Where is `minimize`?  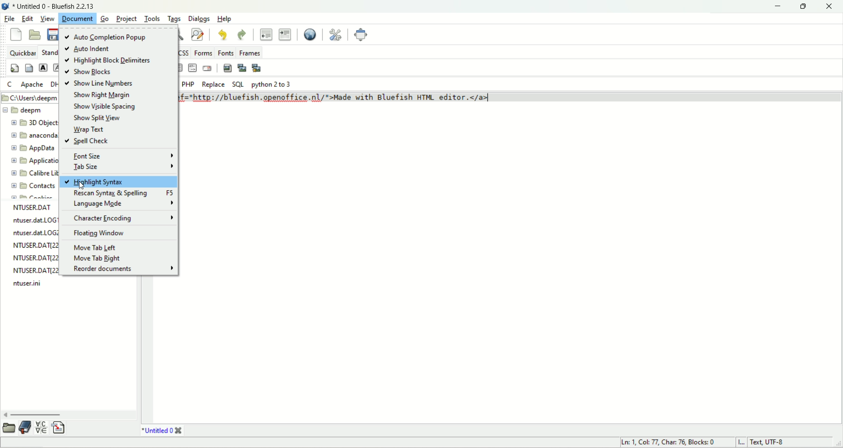 minimize is located at coordinates (778, 7).